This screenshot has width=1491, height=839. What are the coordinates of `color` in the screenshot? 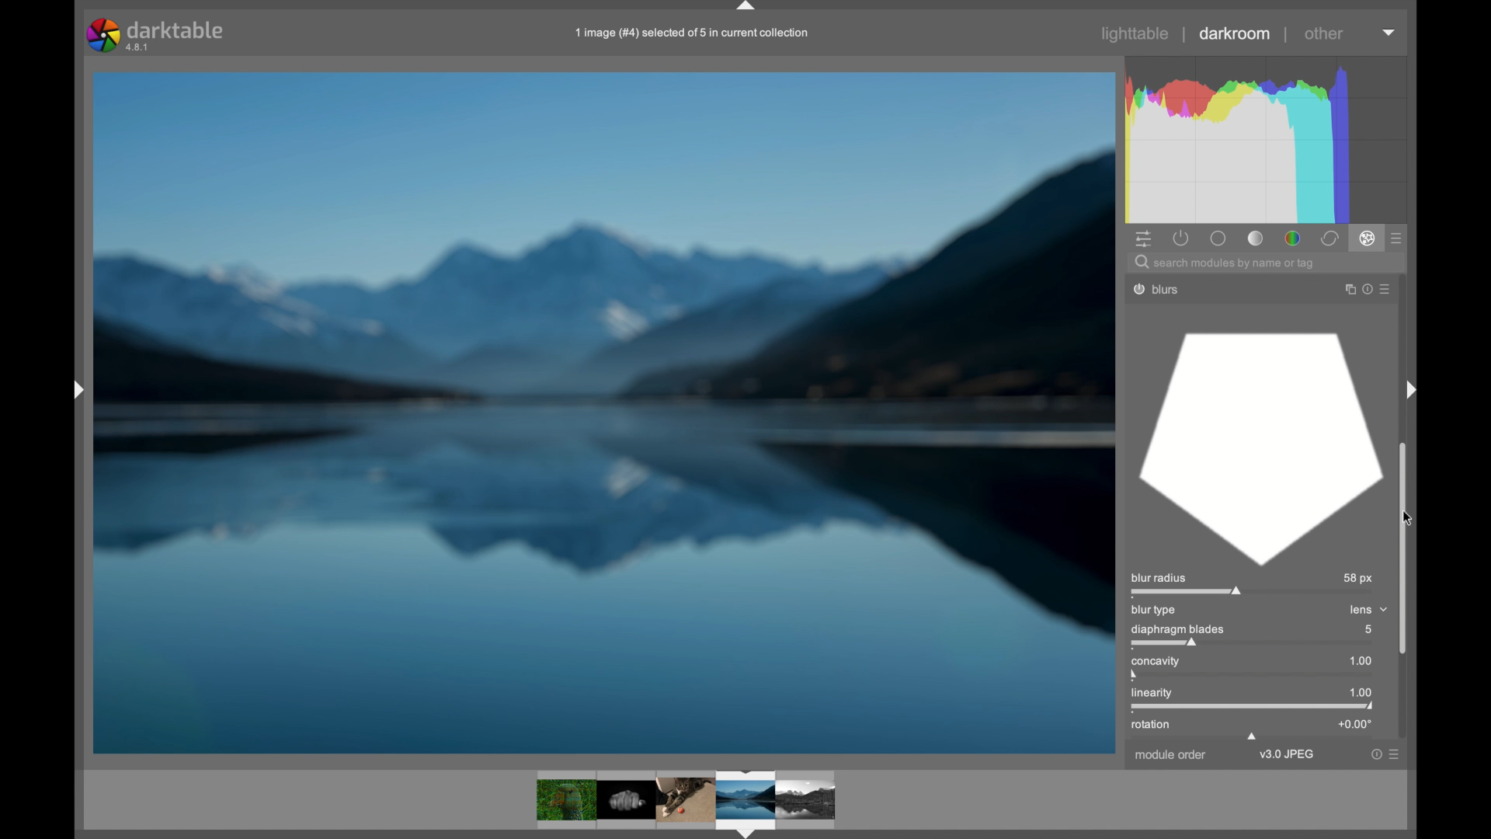 It's located at (1291, 238).